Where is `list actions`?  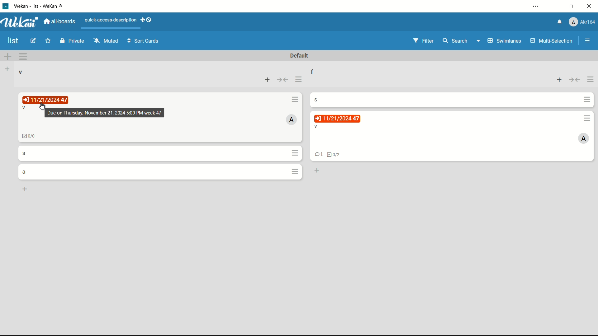
list actions is located at coordinates (591, 80).